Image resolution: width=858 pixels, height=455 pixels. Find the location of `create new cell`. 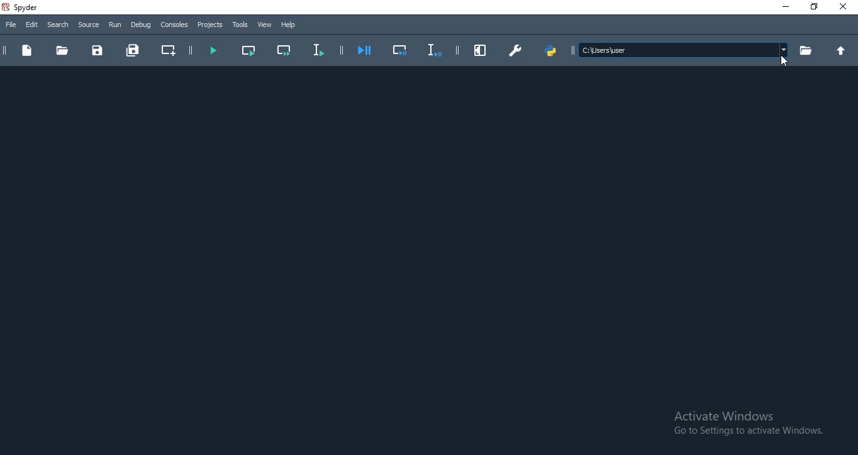

create new cell is located at coordinates (168, 50).